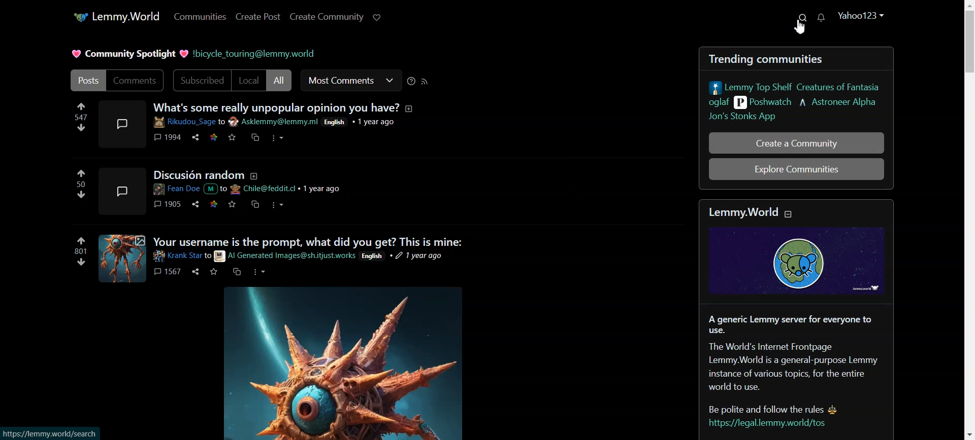 Image resolution: width=975 pixels, height=440 pixels. What do you see at coordinates (862, 15) in the screenshot?
I see `Profile` at bounding box center [862, 15].